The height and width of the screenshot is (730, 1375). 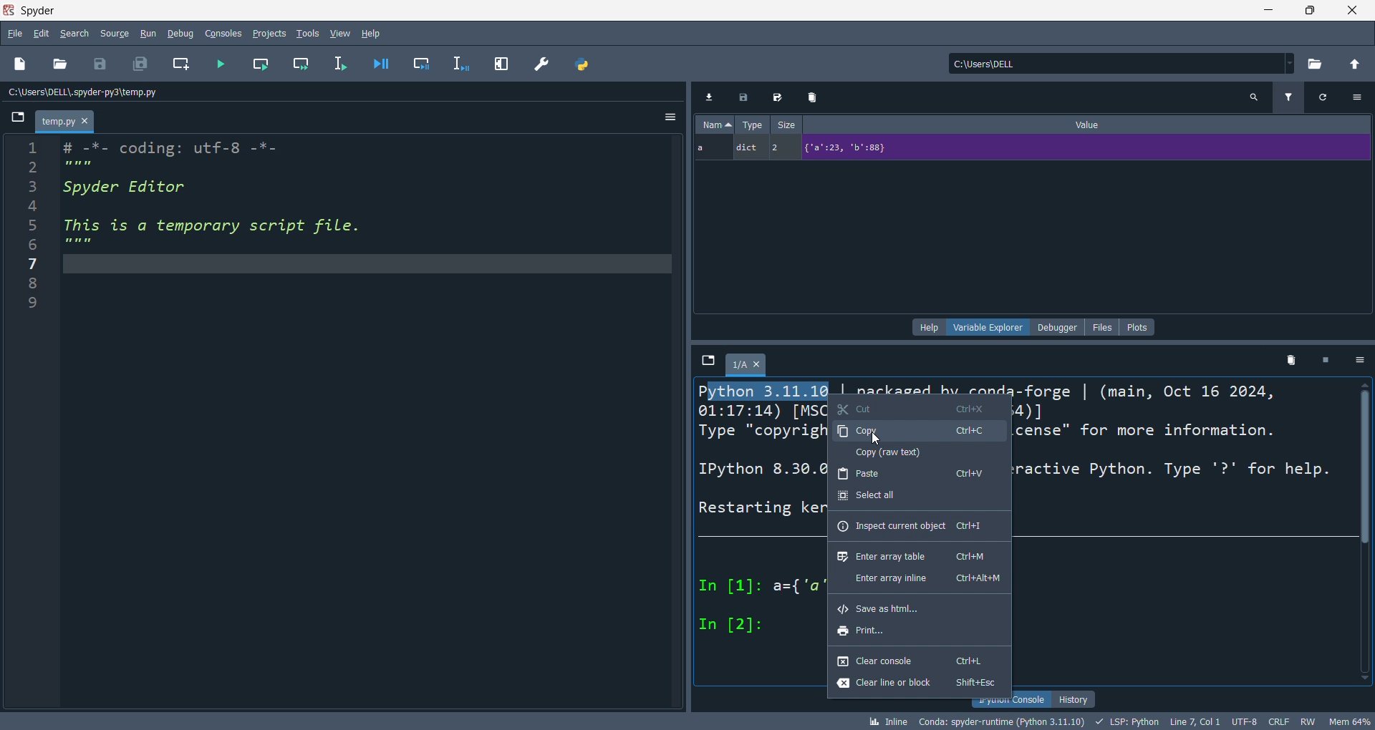 What do you see at coordinates (222, 62) in the screenshot?
I see `run file` at bounding box center [222, 62].